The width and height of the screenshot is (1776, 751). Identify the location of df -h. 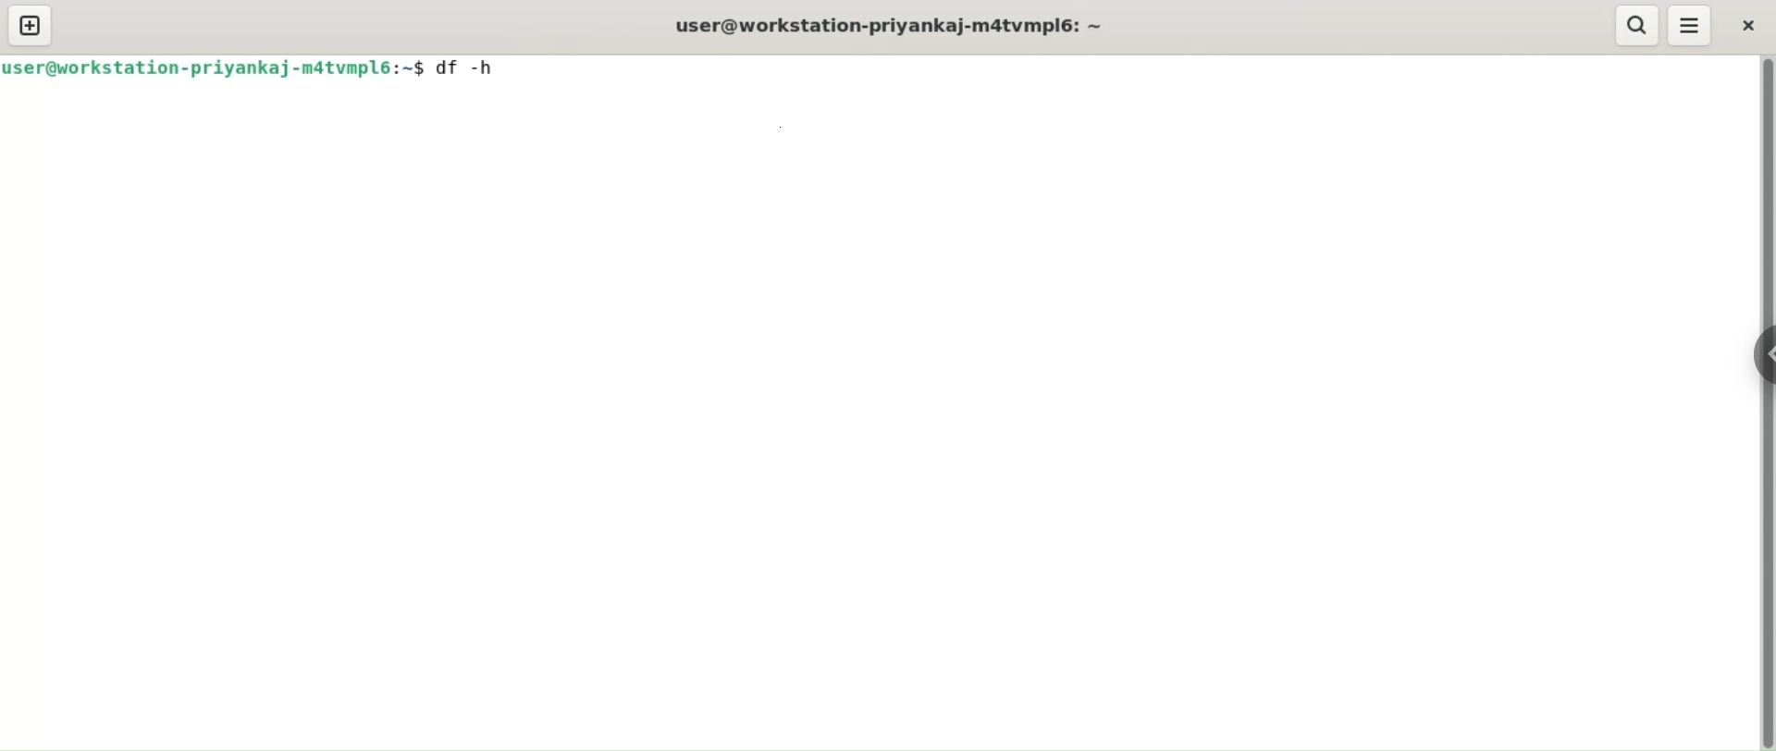
(469, 66).